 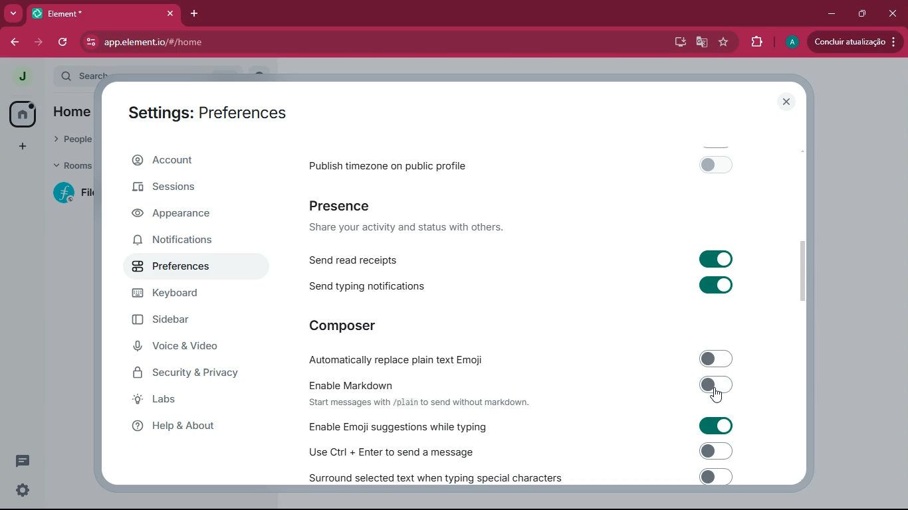 What do you see at coordinates (235, 42) in the screenshot?
I see `url` at bounding box center [235, 42].